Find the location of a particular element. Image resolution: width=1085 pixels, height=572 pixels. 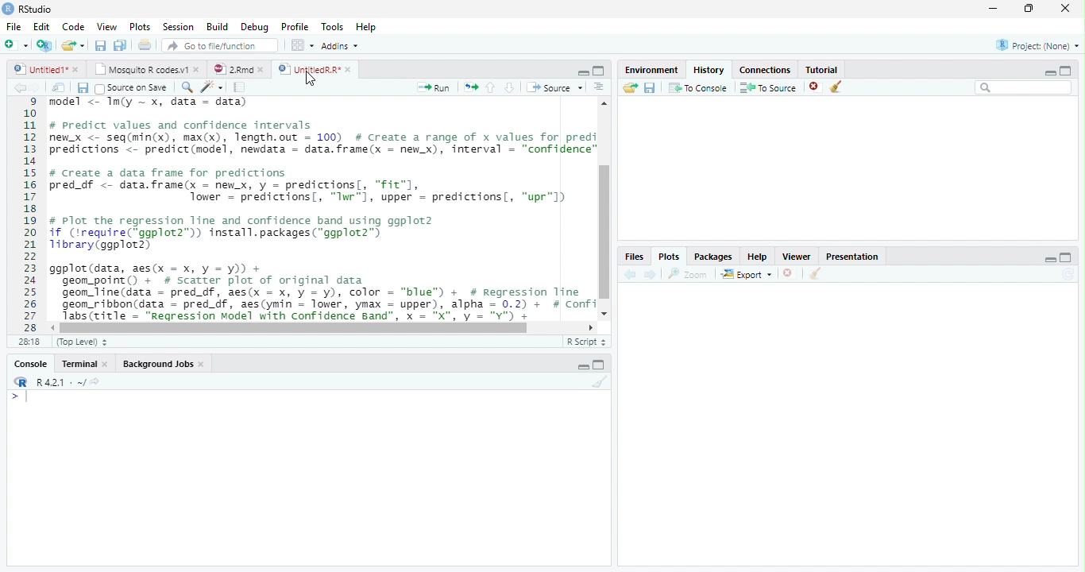

View is located at coordinates (106, 27).